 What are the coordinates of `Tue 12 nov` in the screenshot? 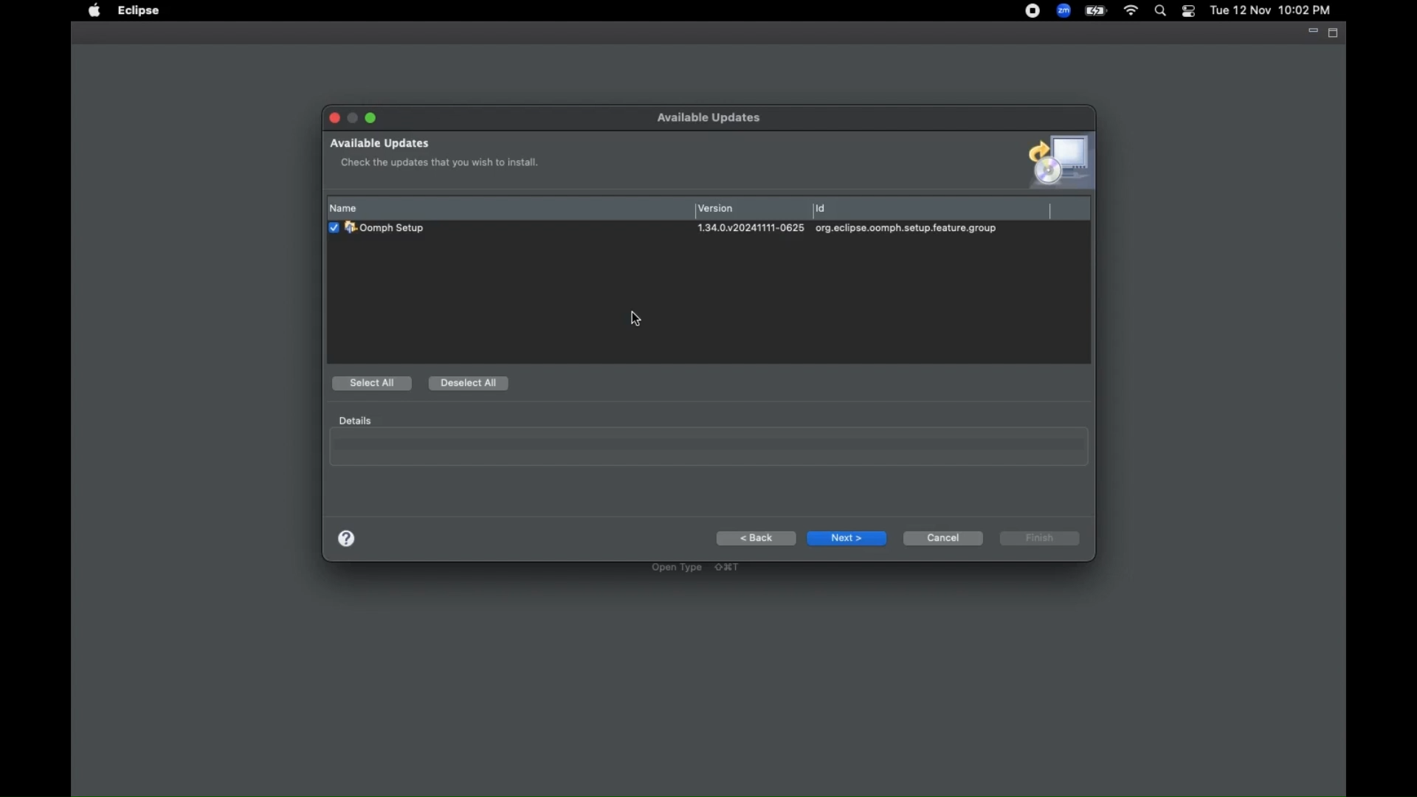 It's located at (1238, 12).